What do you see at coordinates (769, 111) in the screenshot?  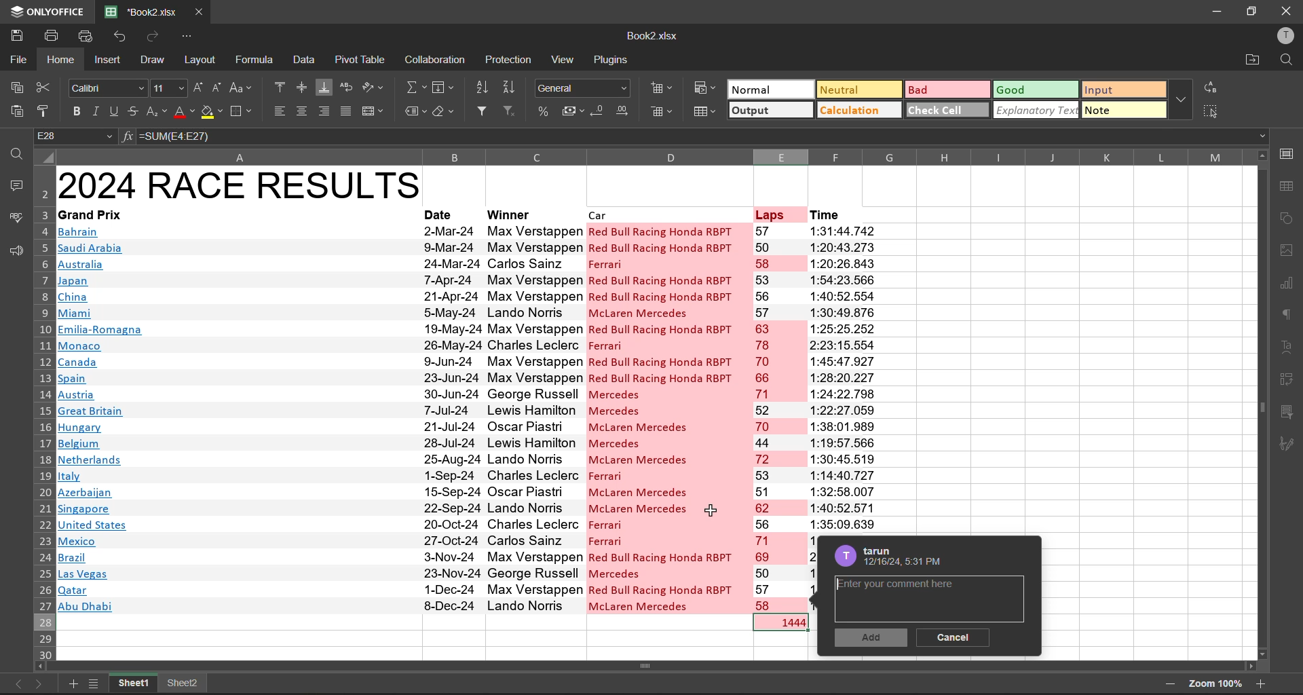 I see `output` at bounding box center [769, 111].